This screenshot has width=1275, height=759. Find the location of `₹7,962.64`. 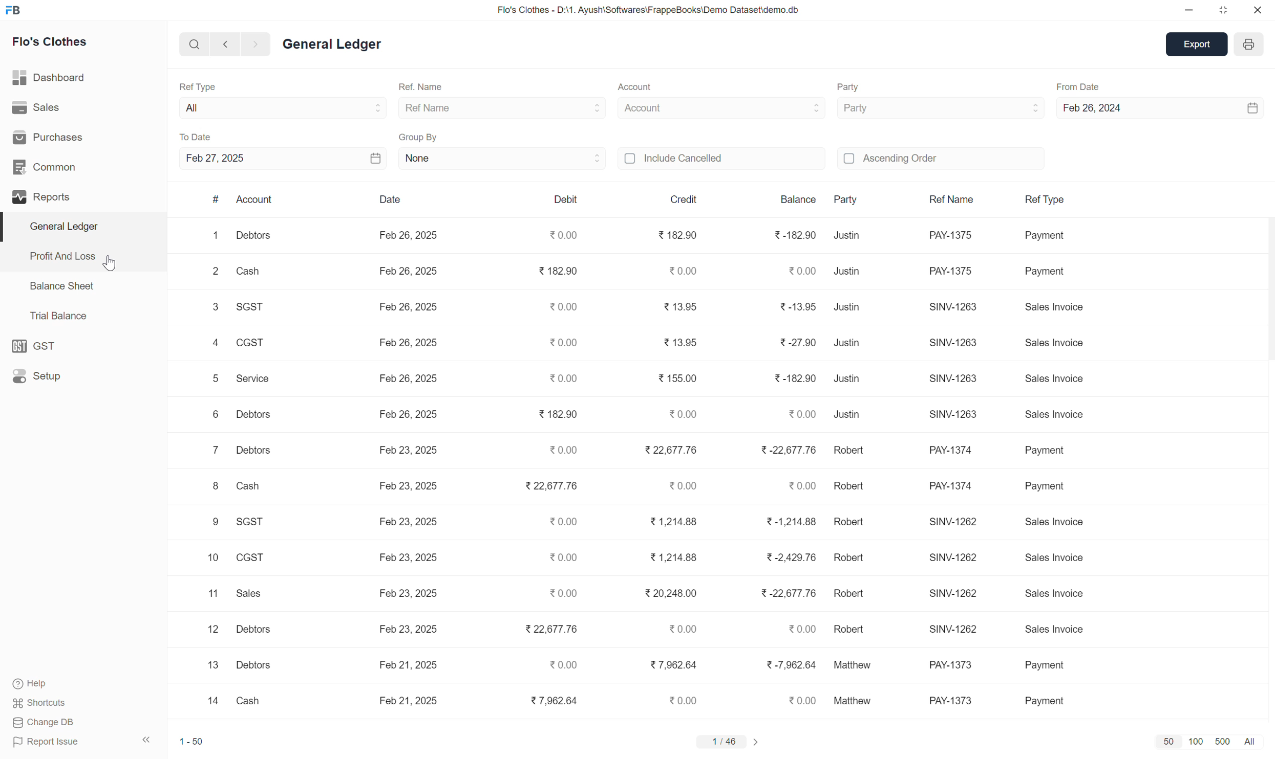

₹7,962.64 is located at coordinates (551, 700).